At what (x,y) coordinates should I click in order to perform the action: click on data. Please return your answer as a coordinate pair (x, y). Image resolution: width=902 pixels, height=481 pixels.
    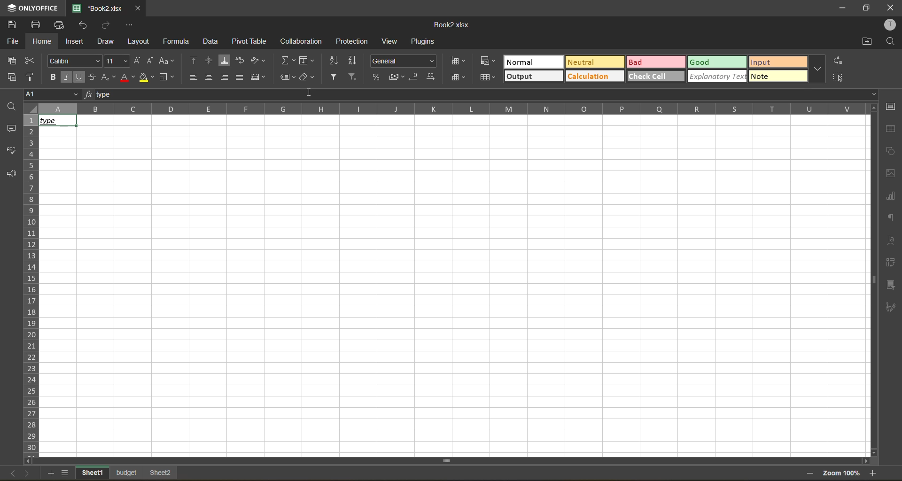
    Looking at the image, I should click on (212, 40).